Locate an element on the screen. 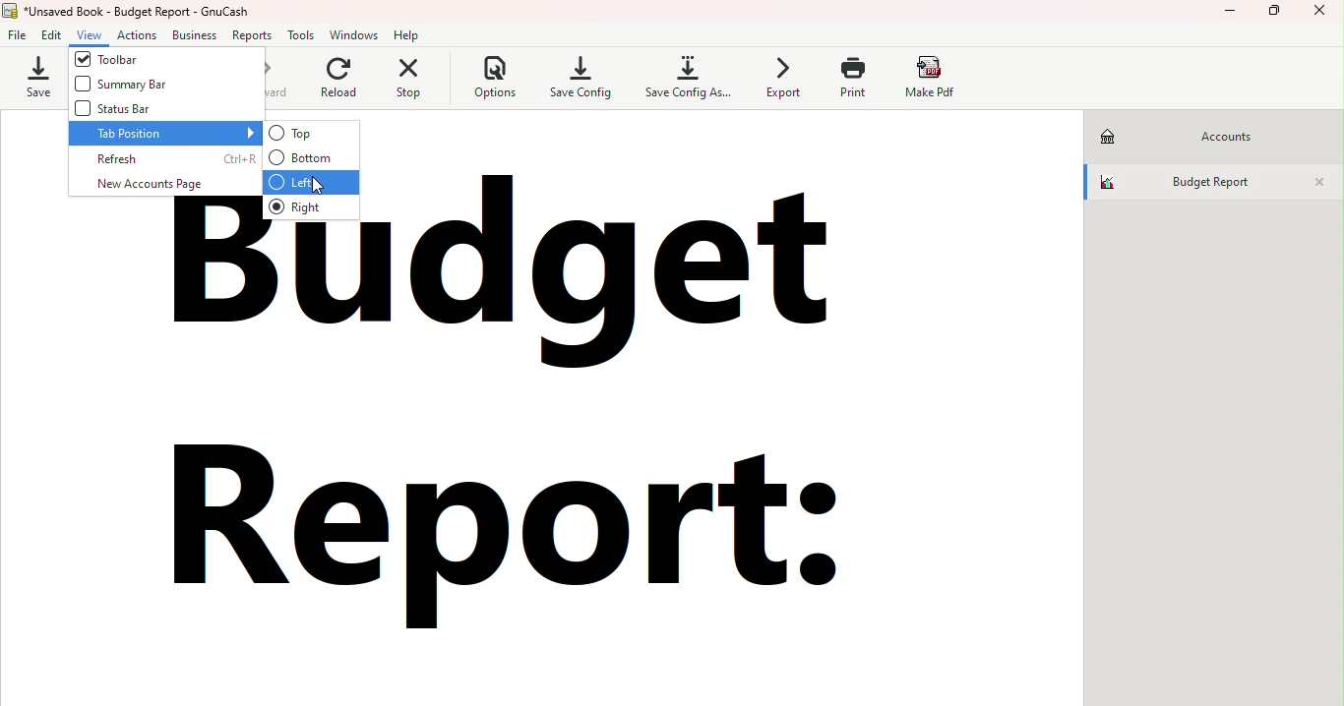  Status bar is located at coordinates (158, 108).